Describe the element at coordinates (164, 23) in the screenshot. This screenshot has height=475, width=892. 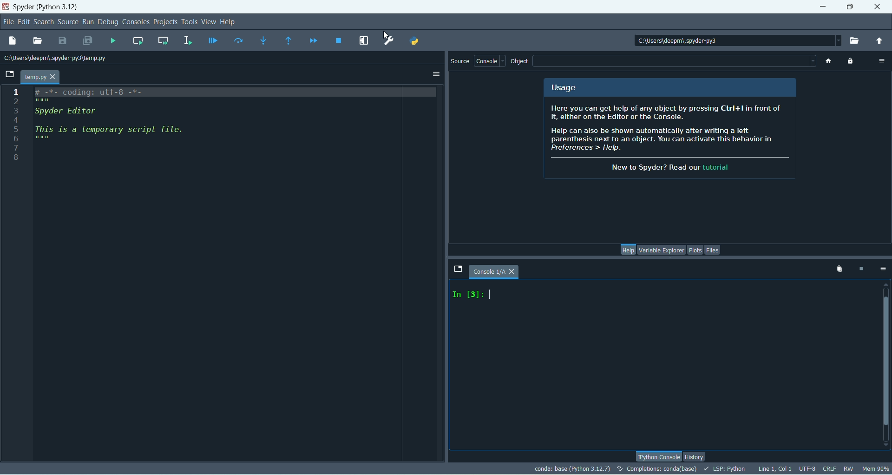
I see `projects` at that location.